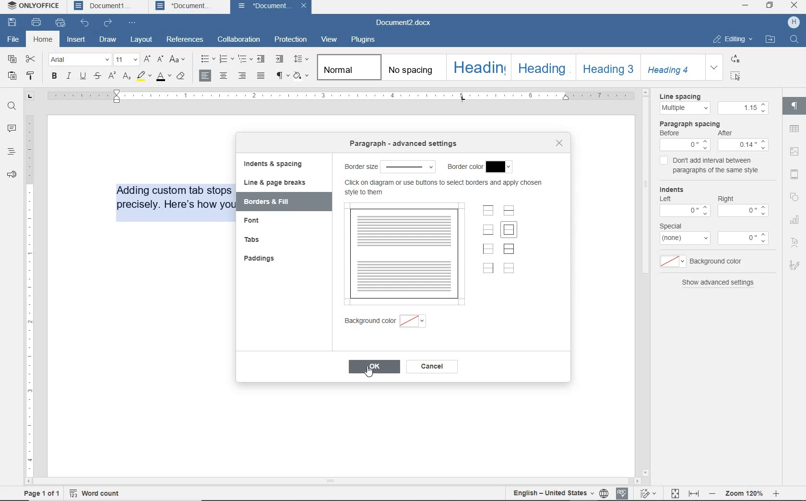 The image size is (806, 501). What do you see at coordinates (108, 24) in the screenshot?
I see `redo` at bounding box center [108, 24].